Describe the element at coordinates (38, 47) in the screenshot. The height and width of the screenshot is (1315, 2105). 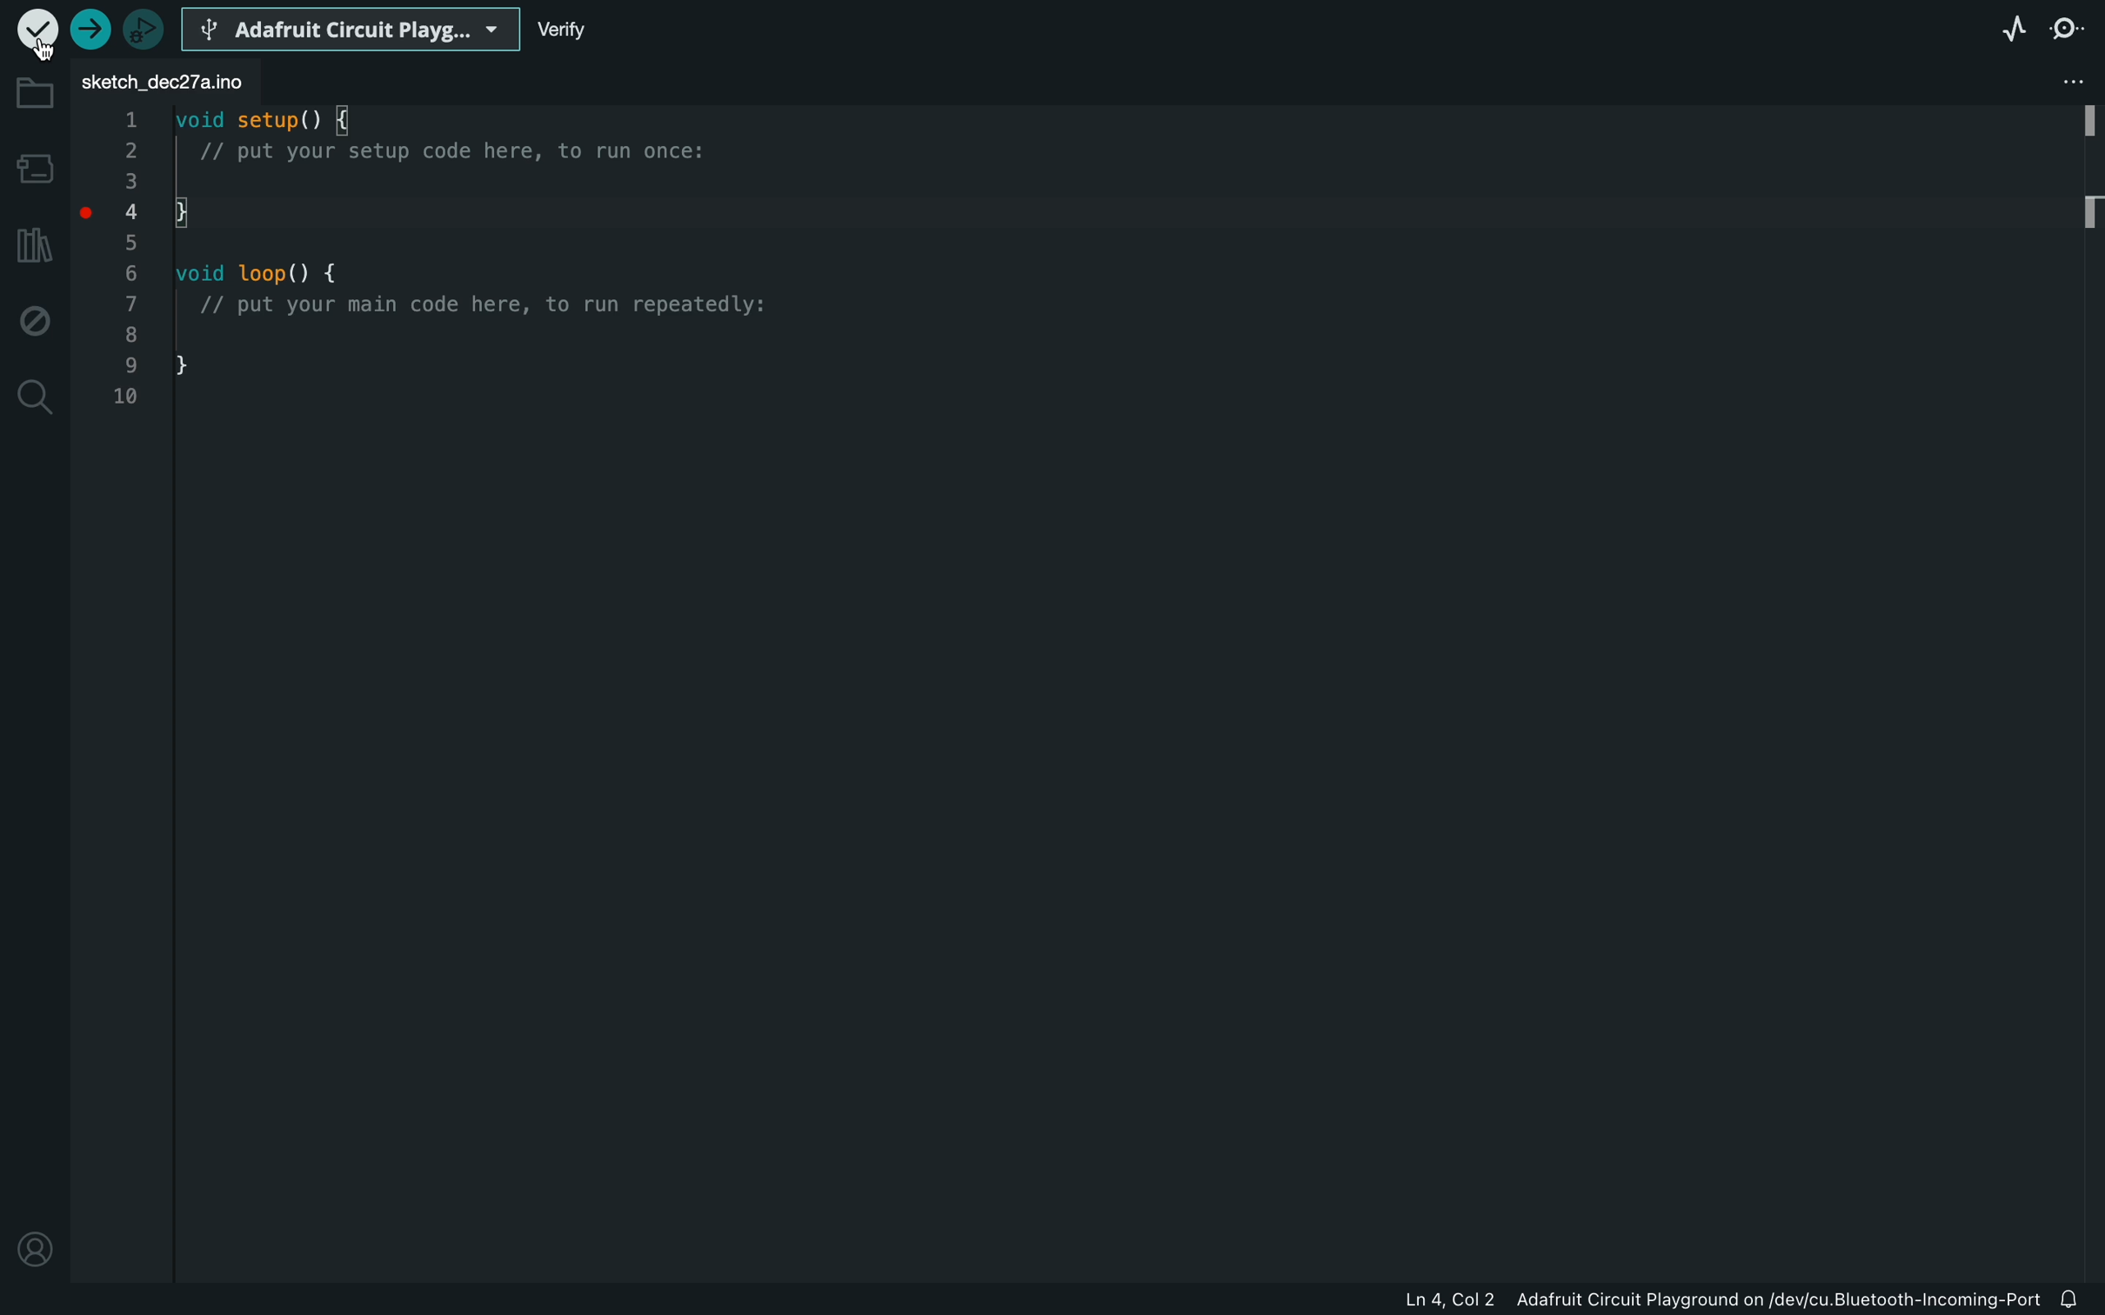
I see `cursor` at that location.